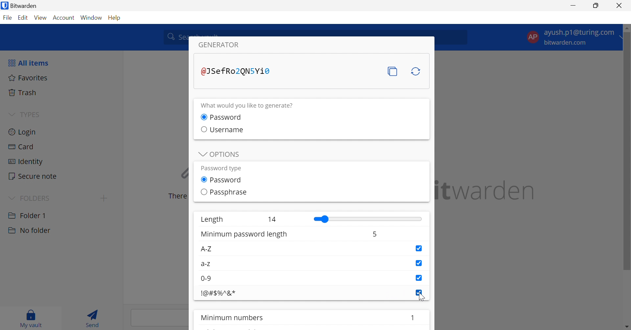 The width and height of the screenshot is (631, 330). Describe the element at coordinates (11, 198) in the screenshot. I see `Drop Down` at that location.